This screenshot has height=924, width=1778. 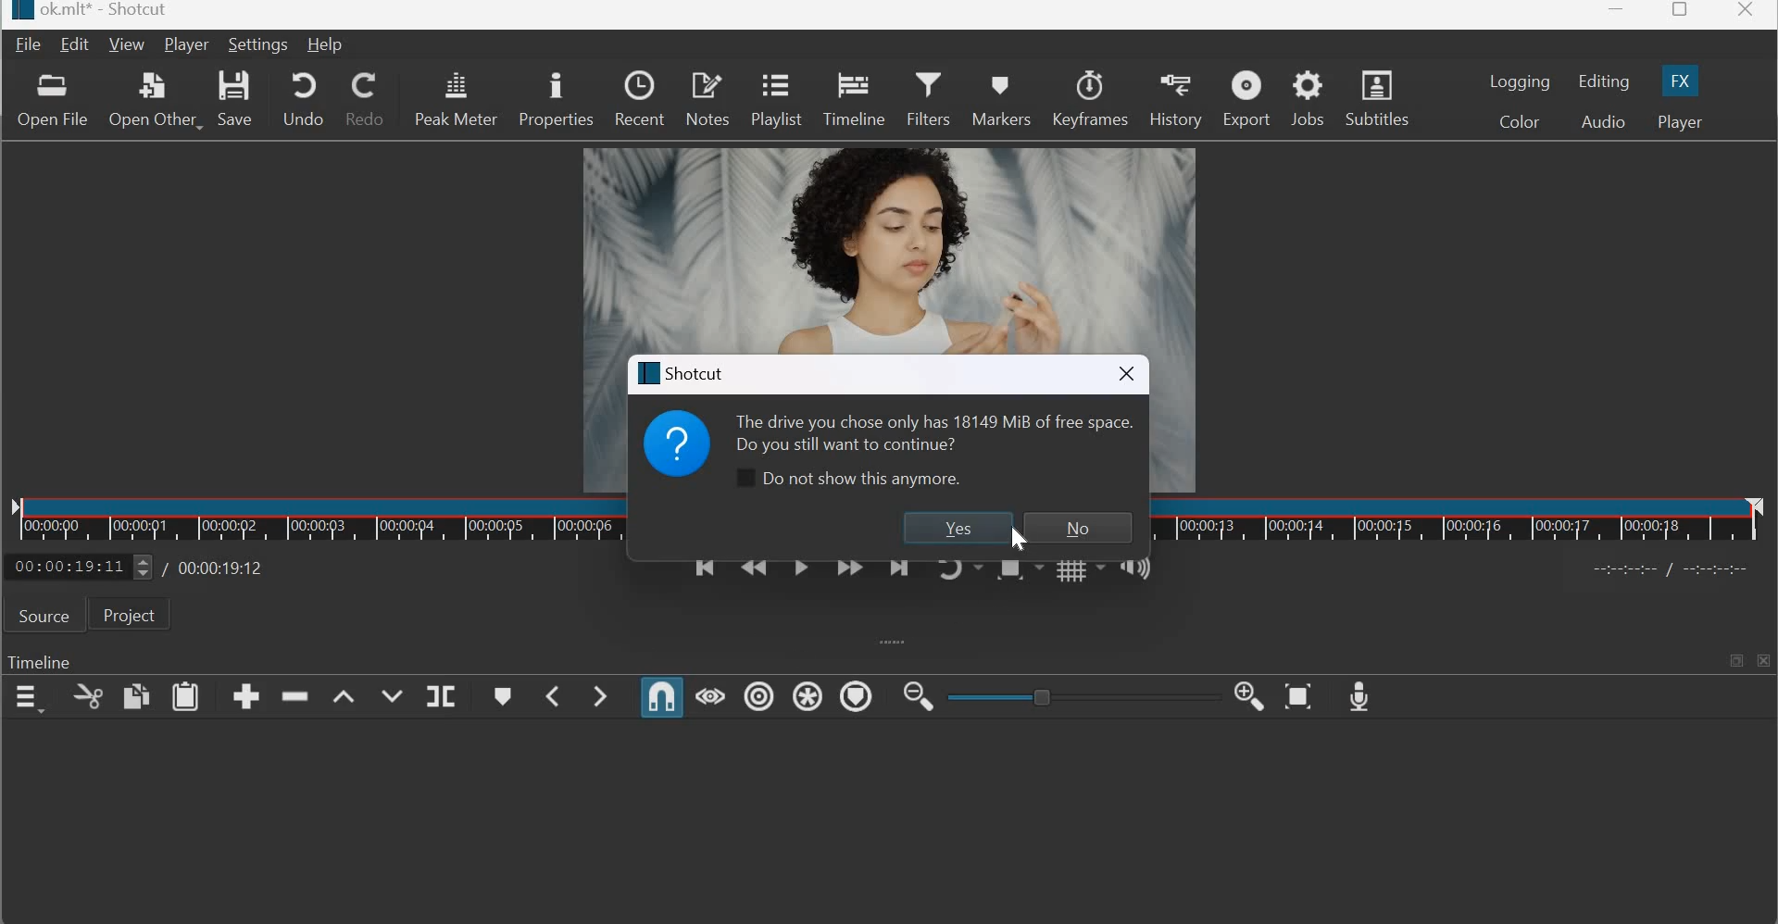 What do you see at coordinates (1122, 374) in the screenshot?
I see `close` at bounding box center [1122, 374].